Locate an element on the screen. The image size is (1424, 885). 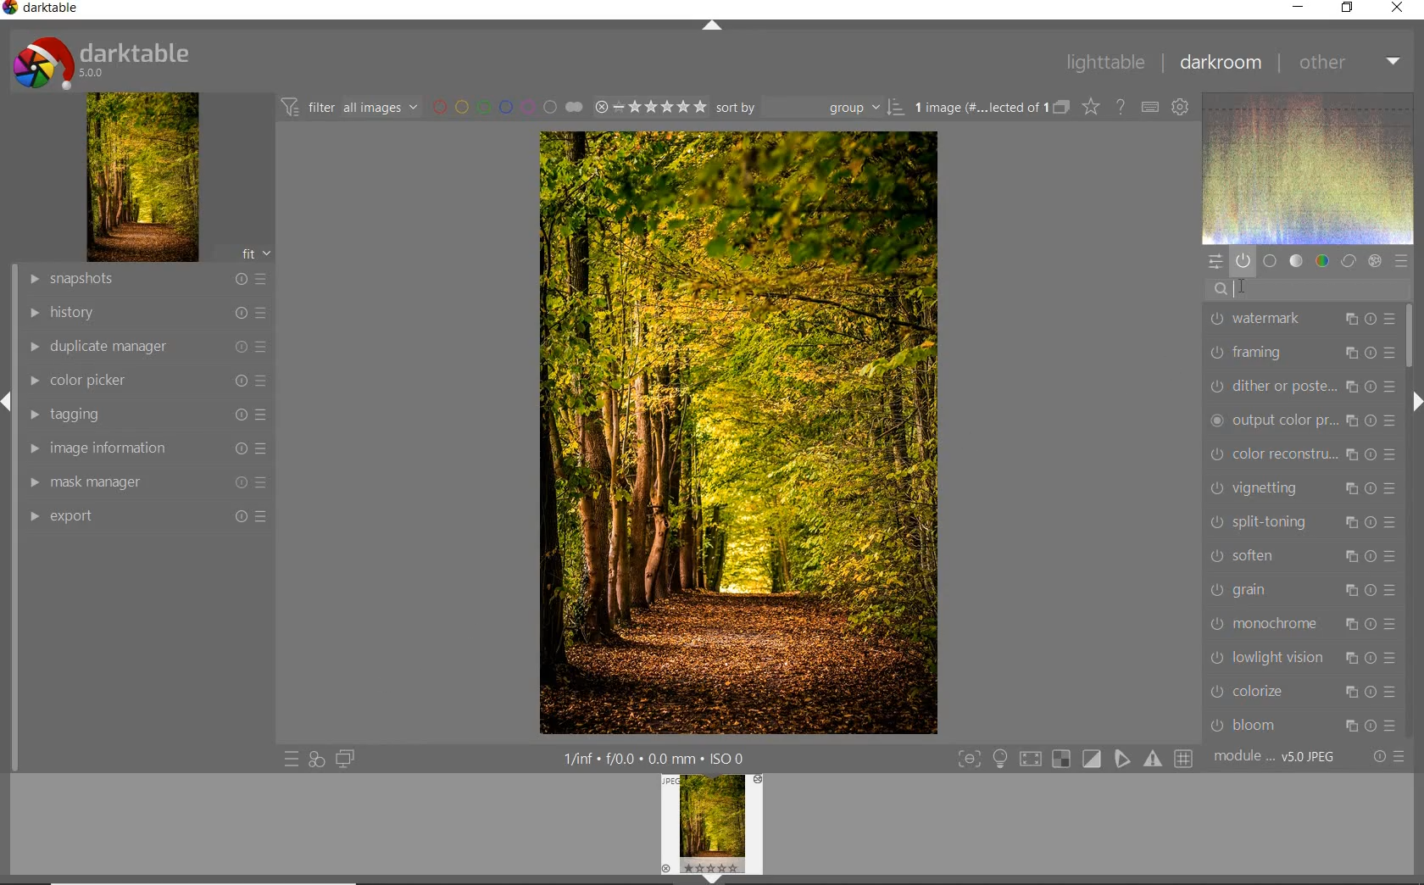
search module is located at coordinates (1305, 292).